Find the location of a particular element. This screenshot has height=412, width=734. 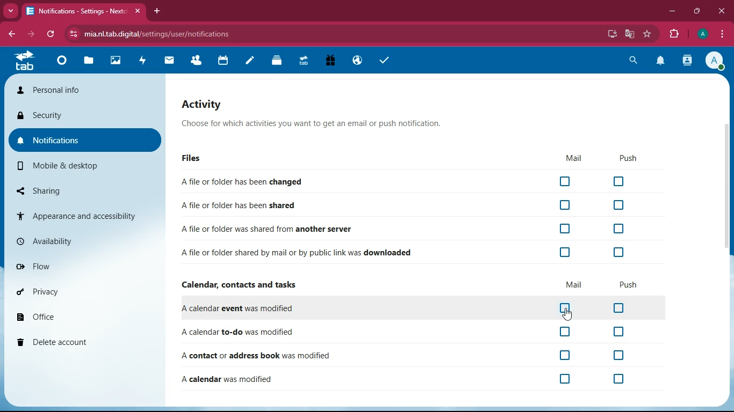

delete account is located at coordinates (81, 342).